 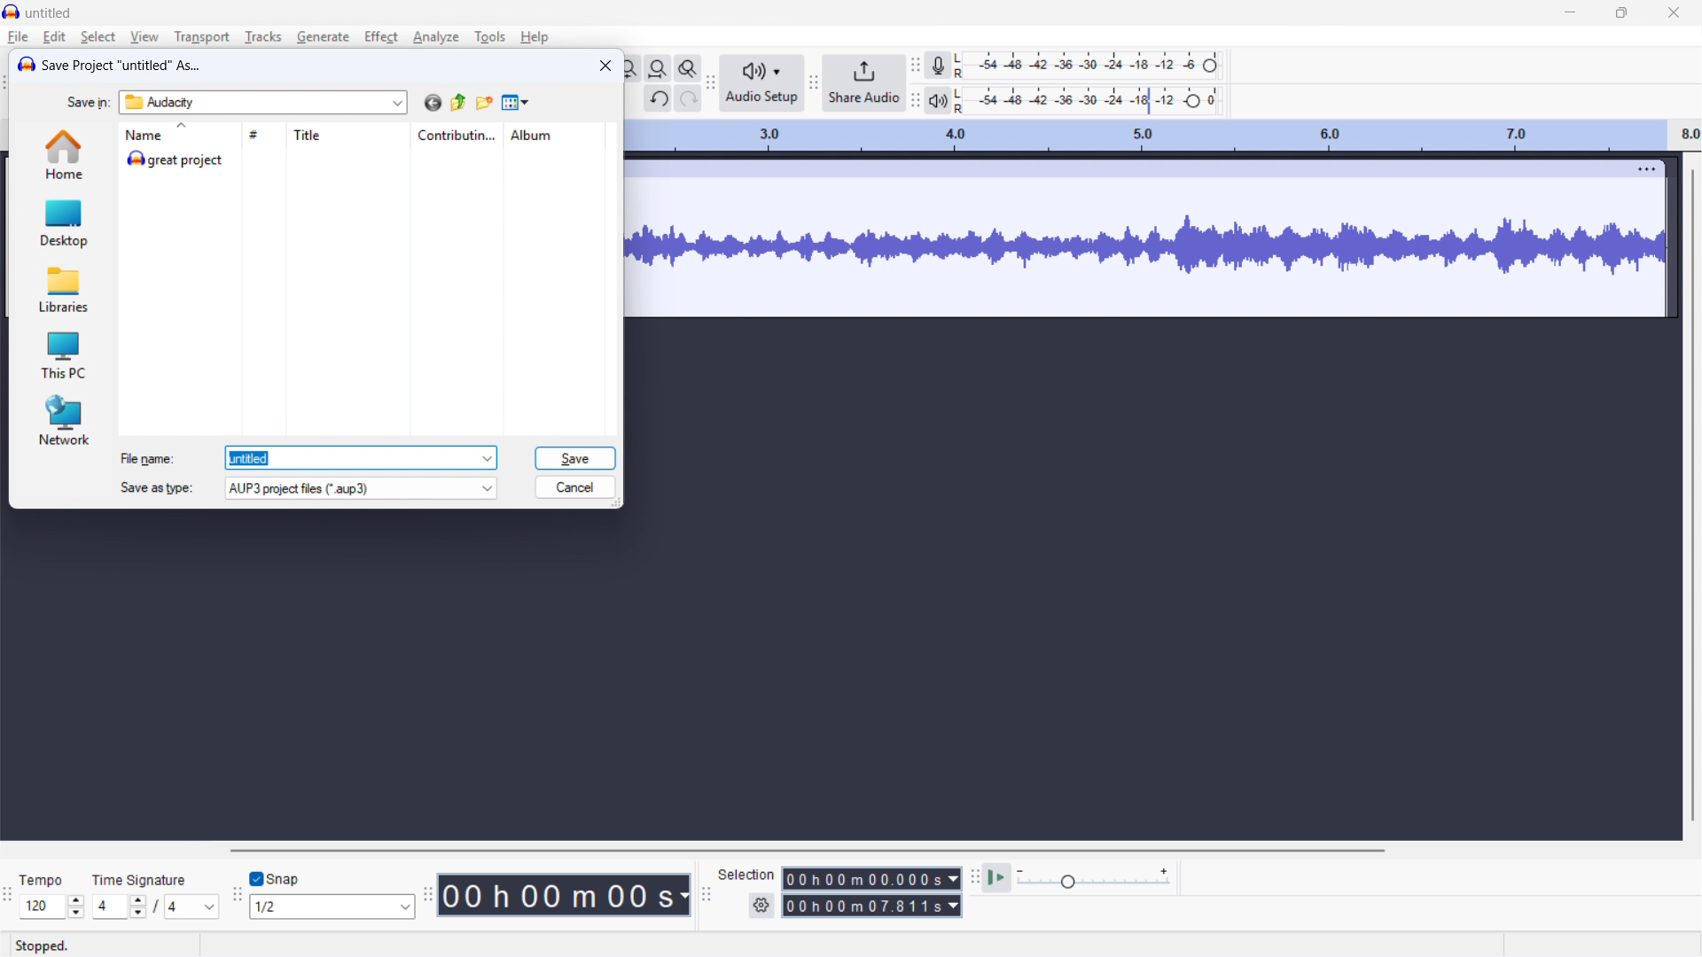 What do you see at coordinates (517, 104) in the screenshot?
I see `view options` at bounding box center [517, 104].